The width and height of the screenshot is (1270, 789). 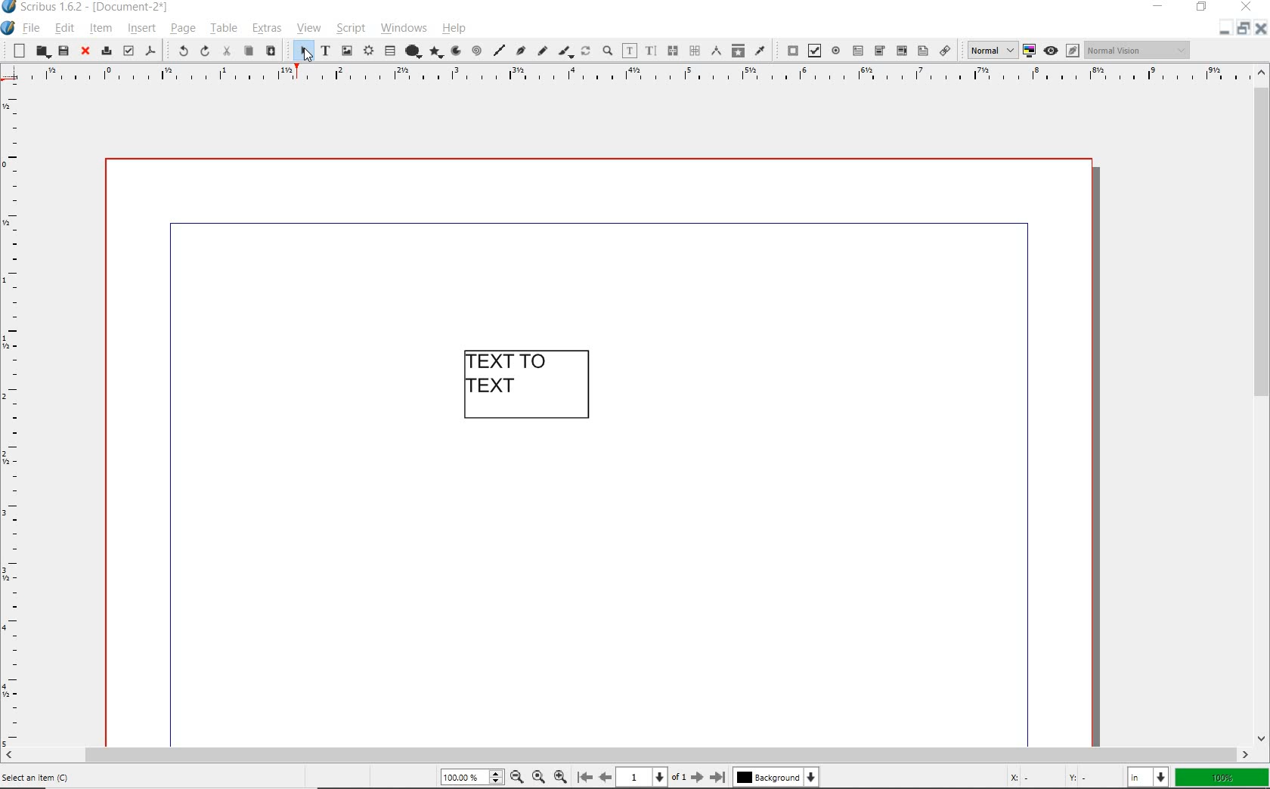 I want to click on save, so click(x=63, y=52).